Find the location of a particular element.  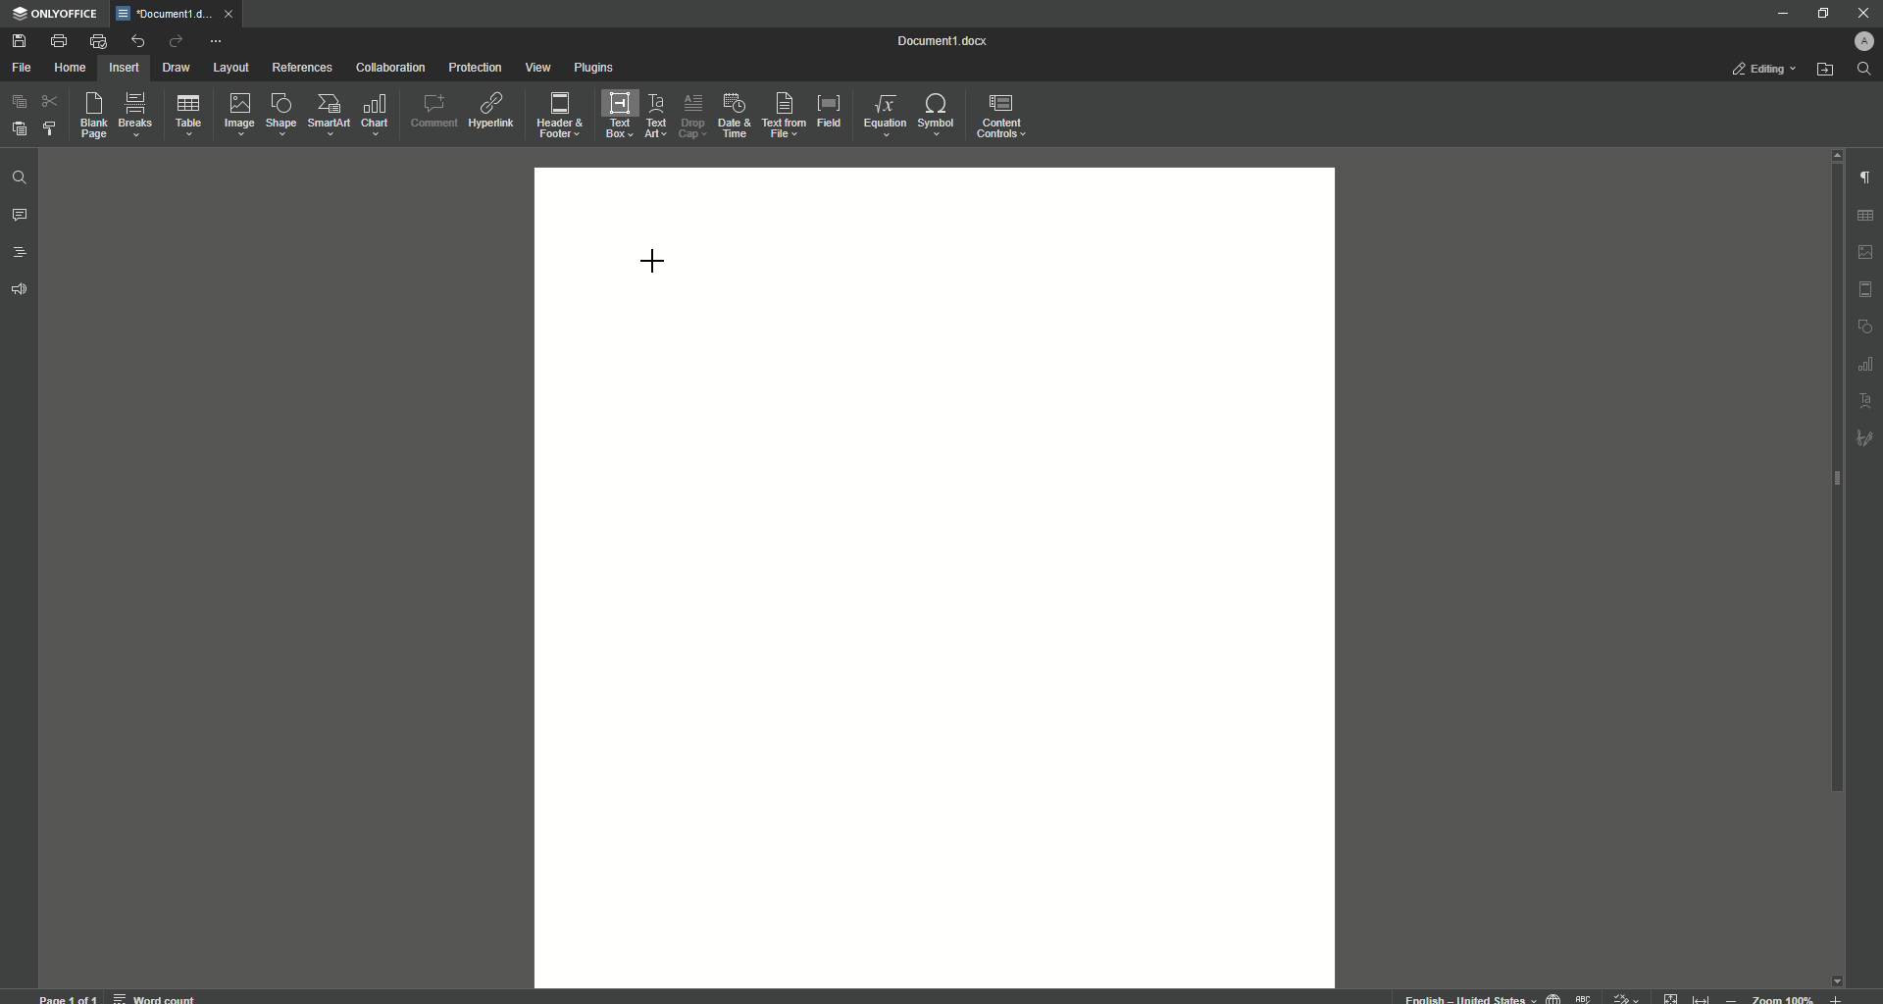

Content Controls is located at coordinates (1004, 119).